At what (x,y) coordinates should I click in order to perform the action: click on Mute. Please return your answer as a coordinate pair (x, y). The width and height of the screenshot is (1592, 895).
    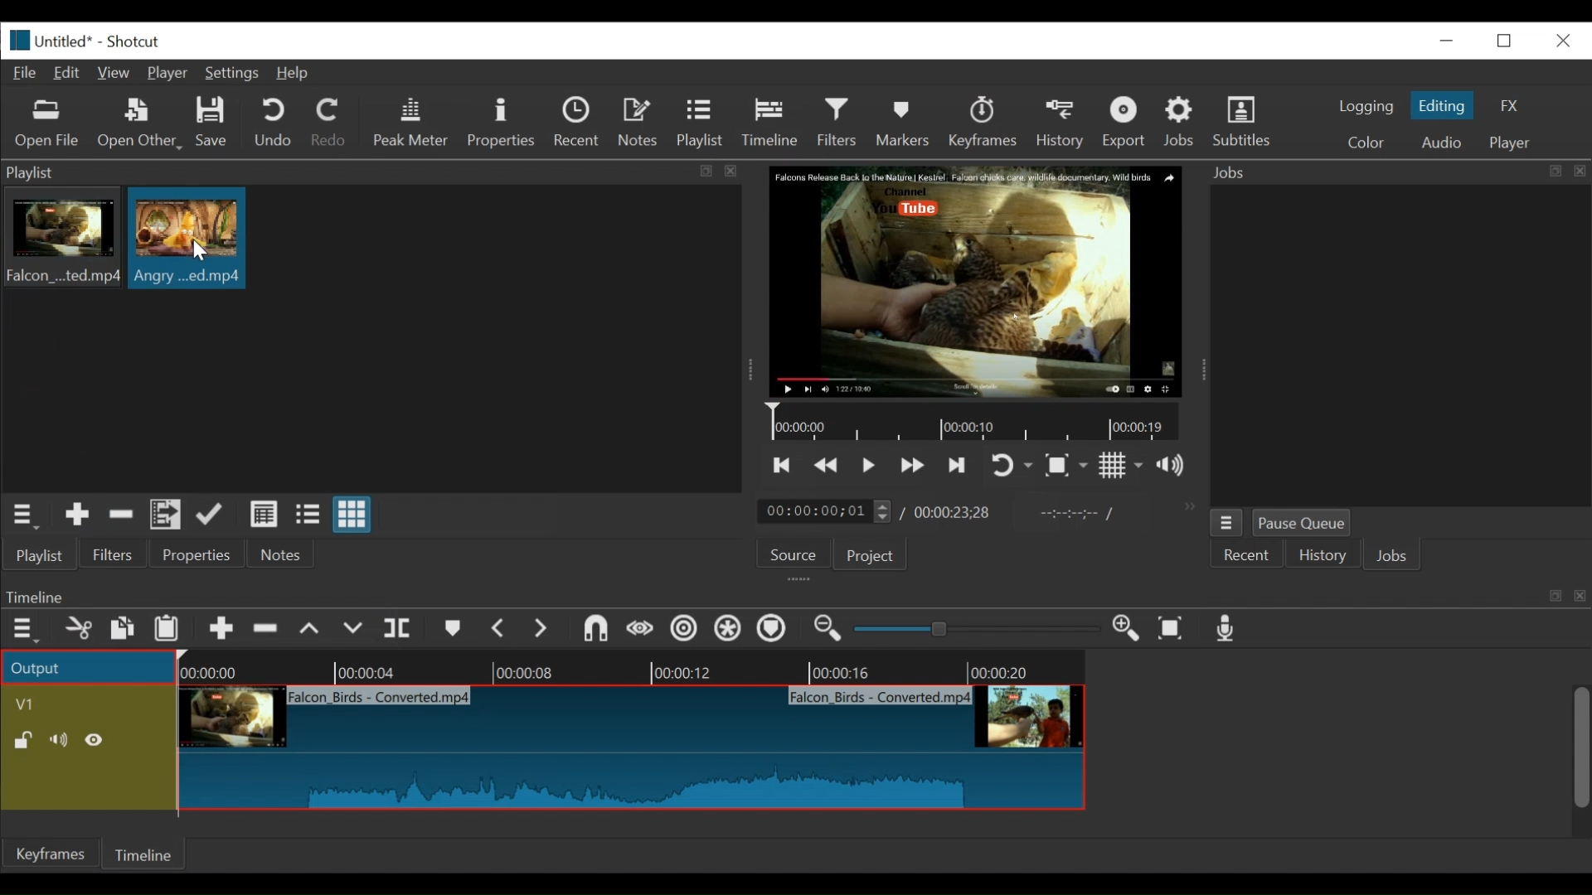
    Looking at the image, I should click on (62, 740).